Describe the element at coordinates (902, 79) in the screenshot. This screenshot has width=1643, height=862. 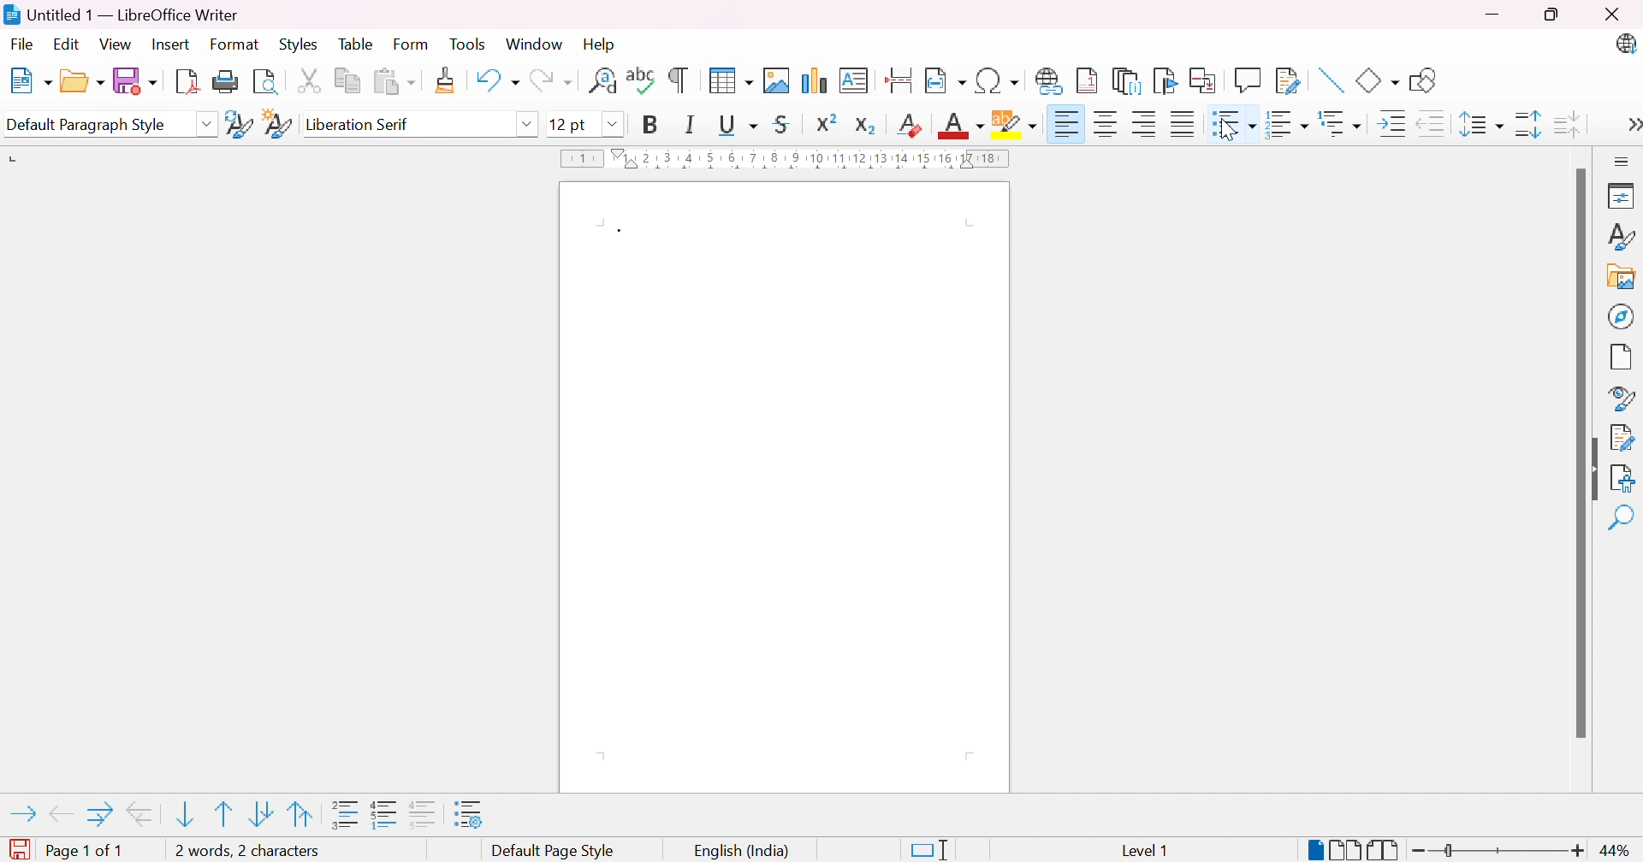
I see `Inset page break` at that location.